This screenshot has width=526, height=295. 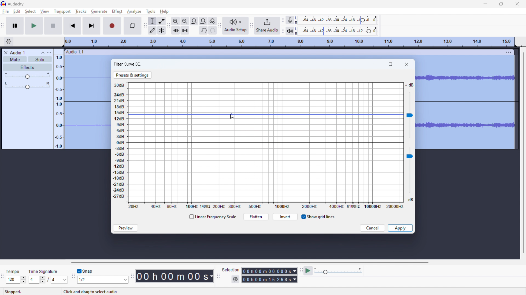 What do you see at coordinates (6, 11) in the screenshot?
I see `file` at bounding box center [6, 11].